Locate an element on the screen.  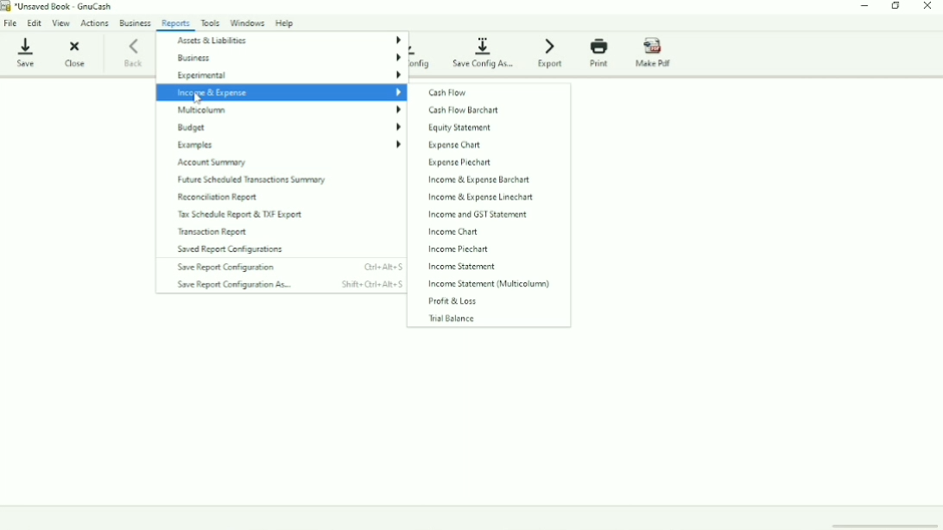
Save is located at coordinates (25, 50).